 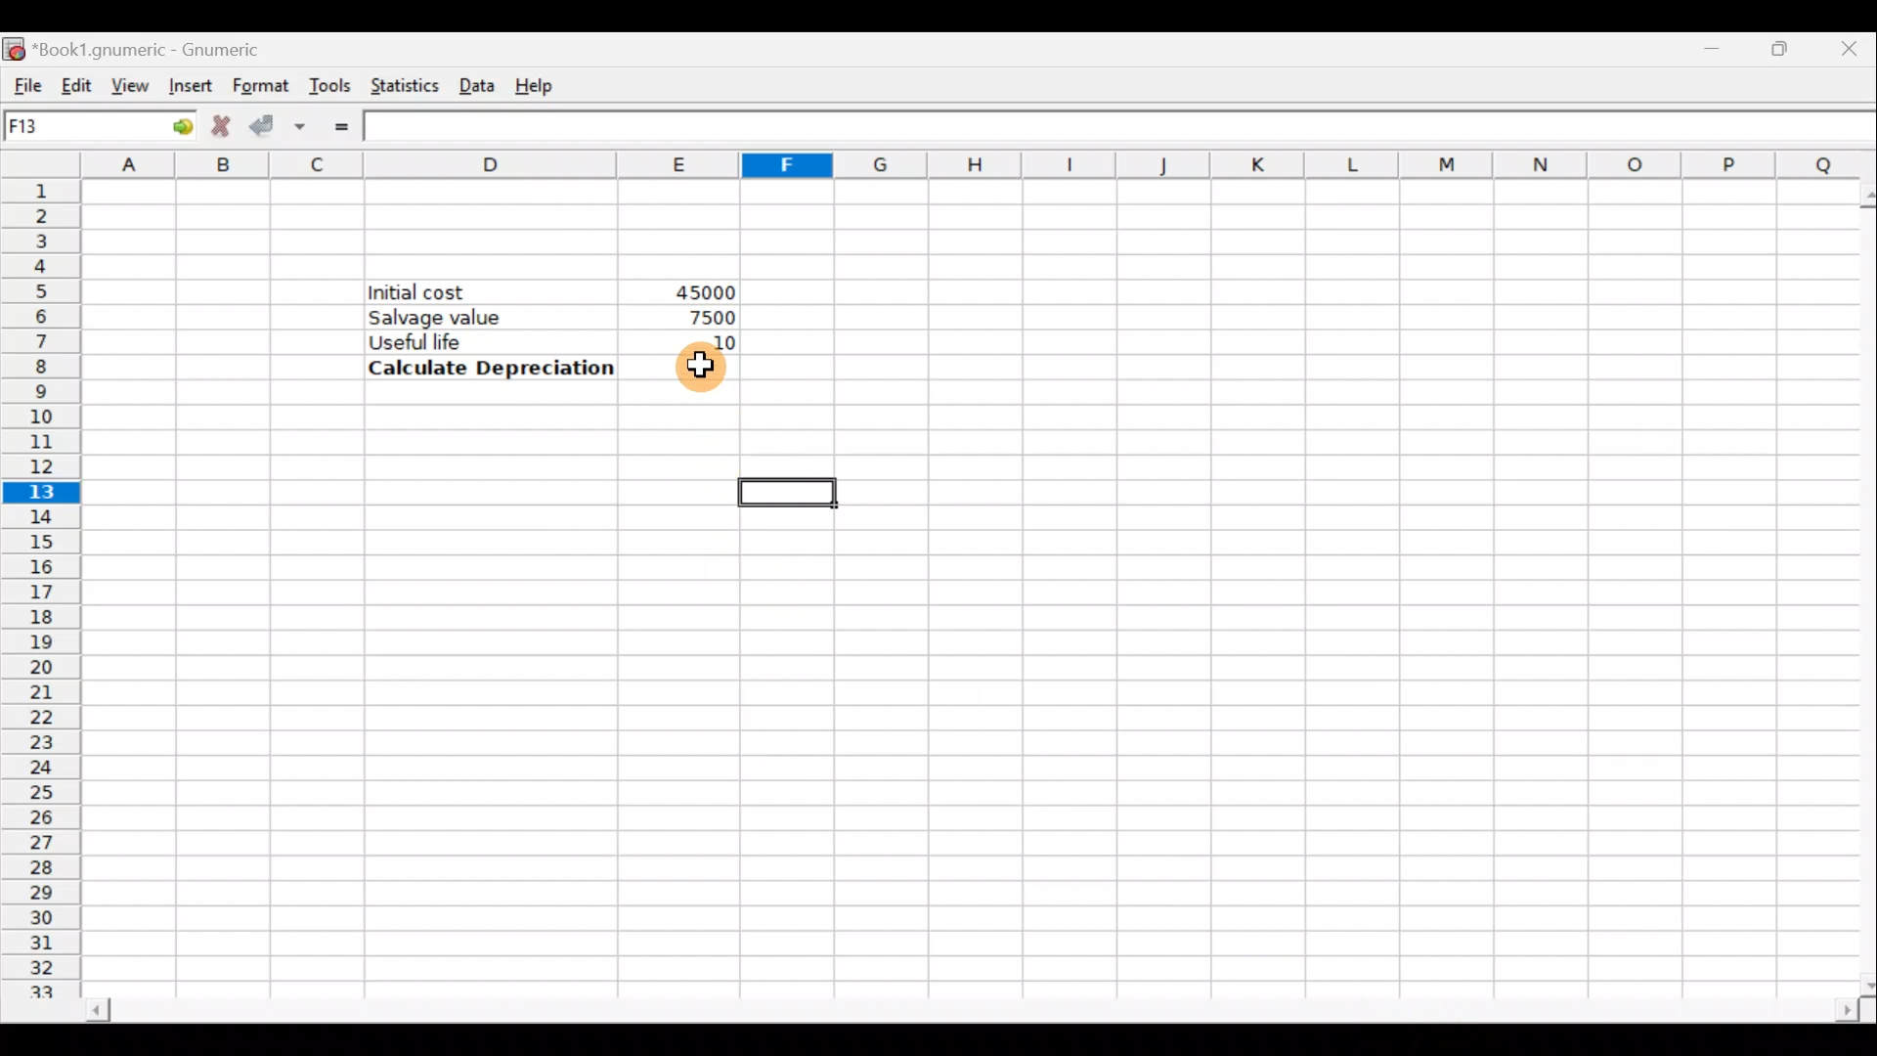 What do you see at coordinates (283, 123) in the screenshot?
I see `Accept change` at bounding box center [283, 123].